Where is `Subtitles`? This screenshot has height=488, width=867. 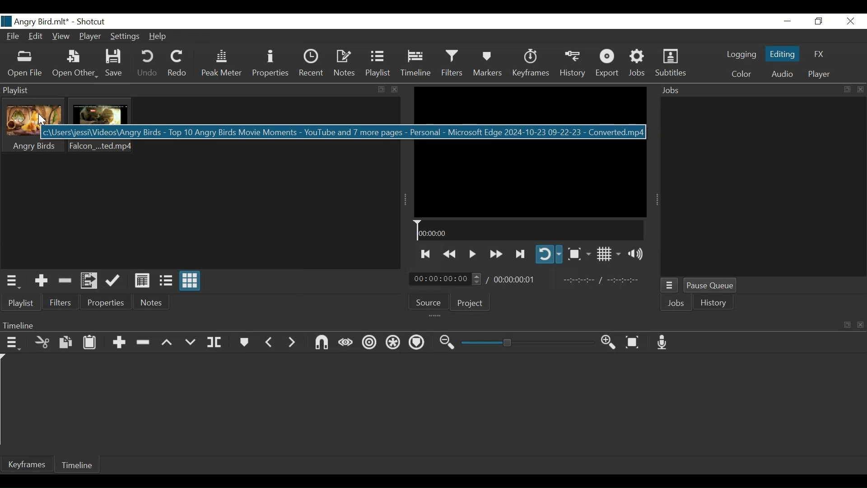
Subtitles is located at coordinates (671, 64).